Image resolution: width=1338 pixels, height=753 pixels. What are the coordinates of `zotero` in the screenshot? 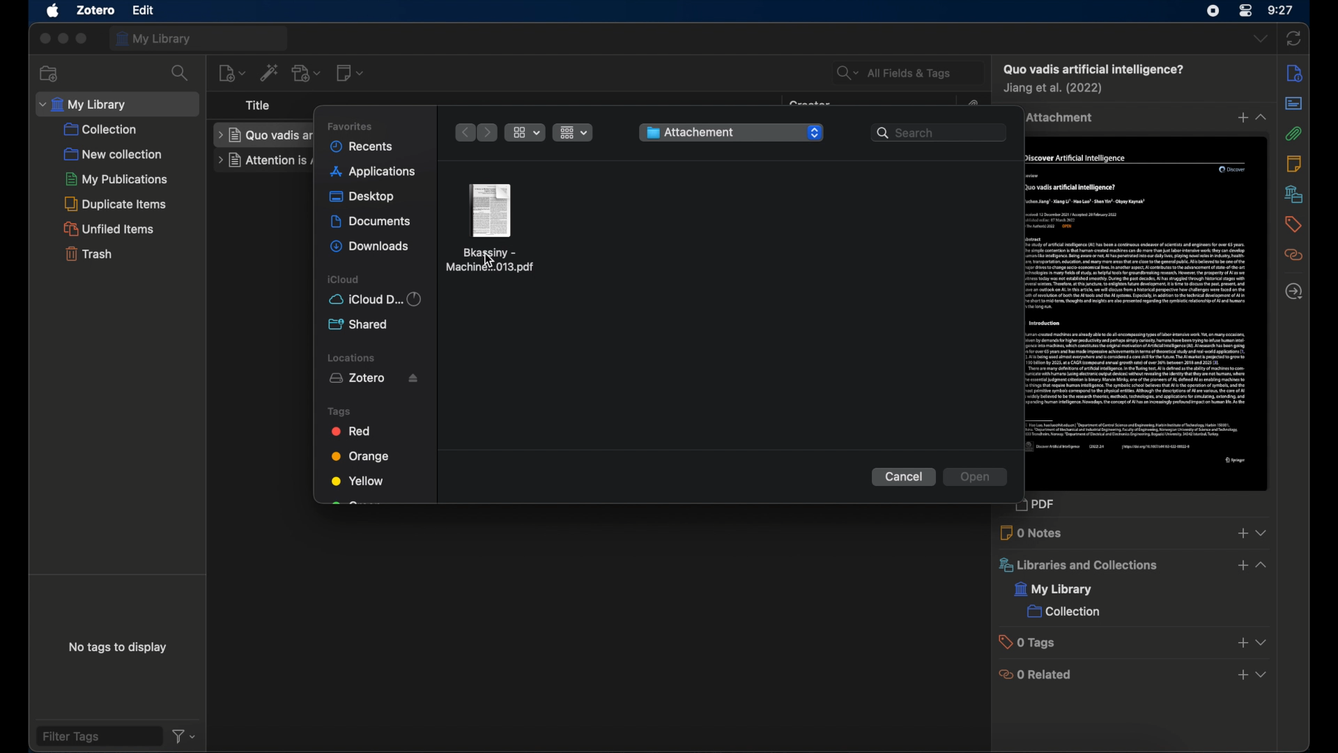 It's located at (96, 10).